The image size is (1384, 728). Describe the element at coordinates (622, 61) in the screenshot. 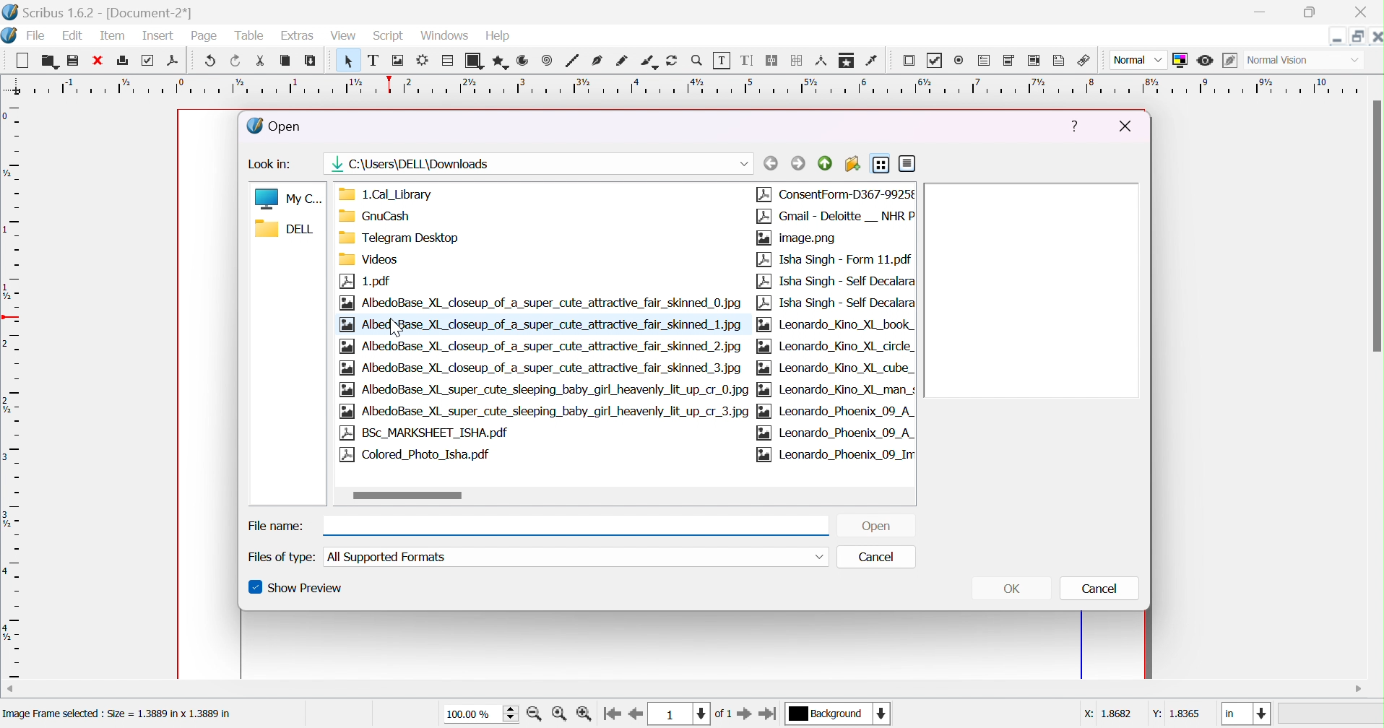

I see `freehand line` at that location.